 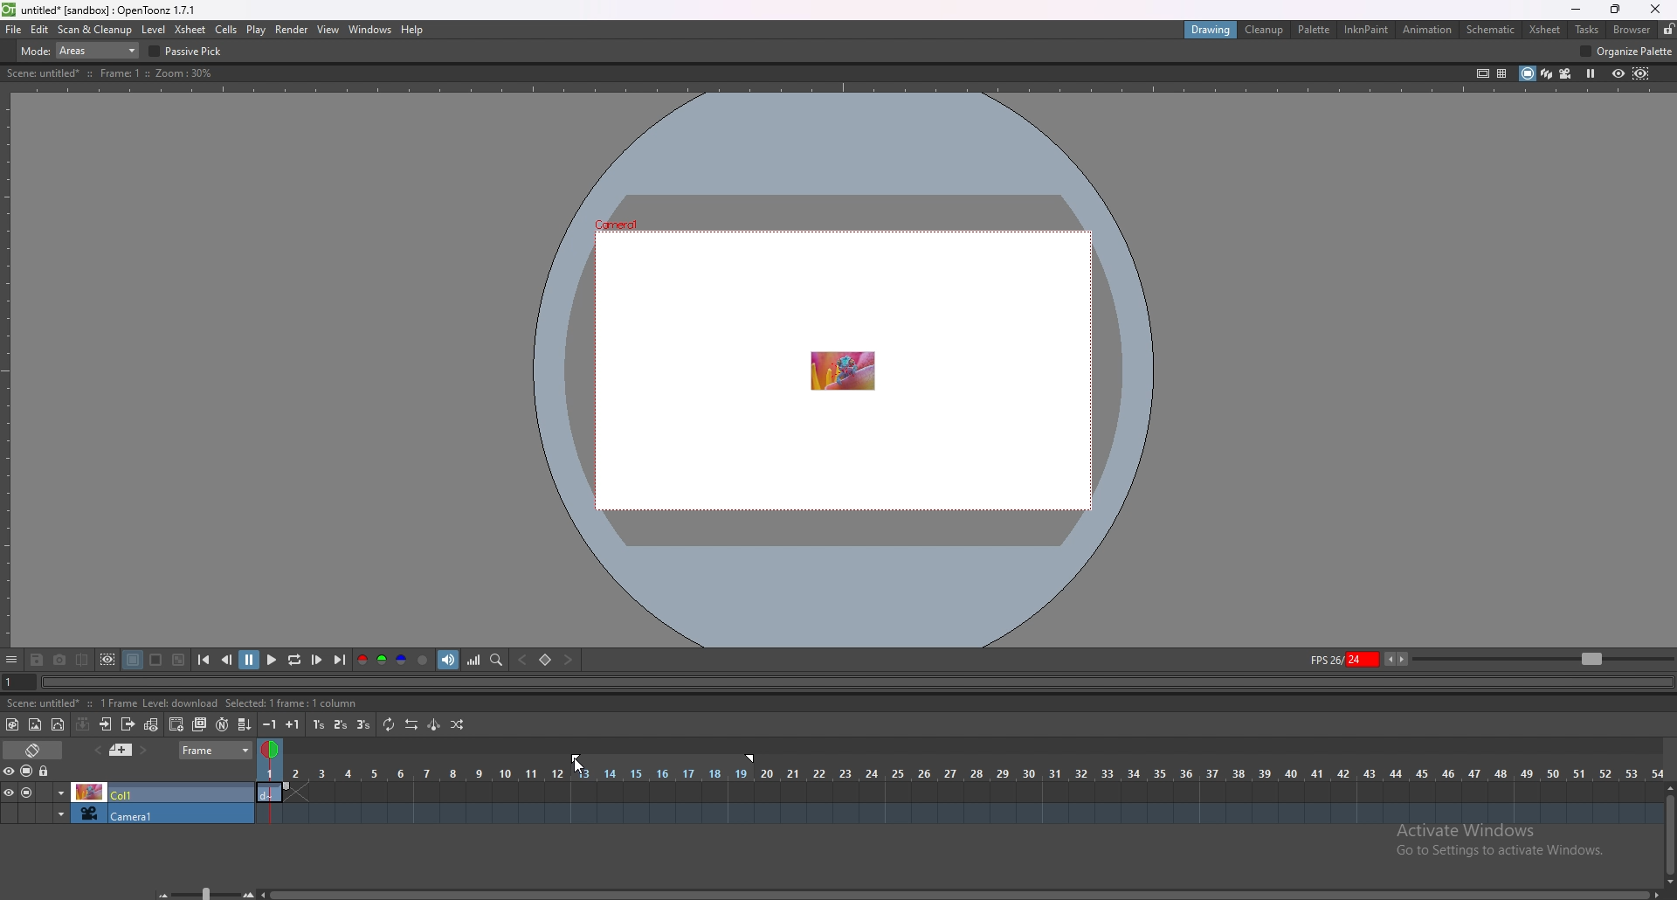 What do you see at coordinates (185, 703) in the screenshot?
I see `description` at bounding box center [185, 703].